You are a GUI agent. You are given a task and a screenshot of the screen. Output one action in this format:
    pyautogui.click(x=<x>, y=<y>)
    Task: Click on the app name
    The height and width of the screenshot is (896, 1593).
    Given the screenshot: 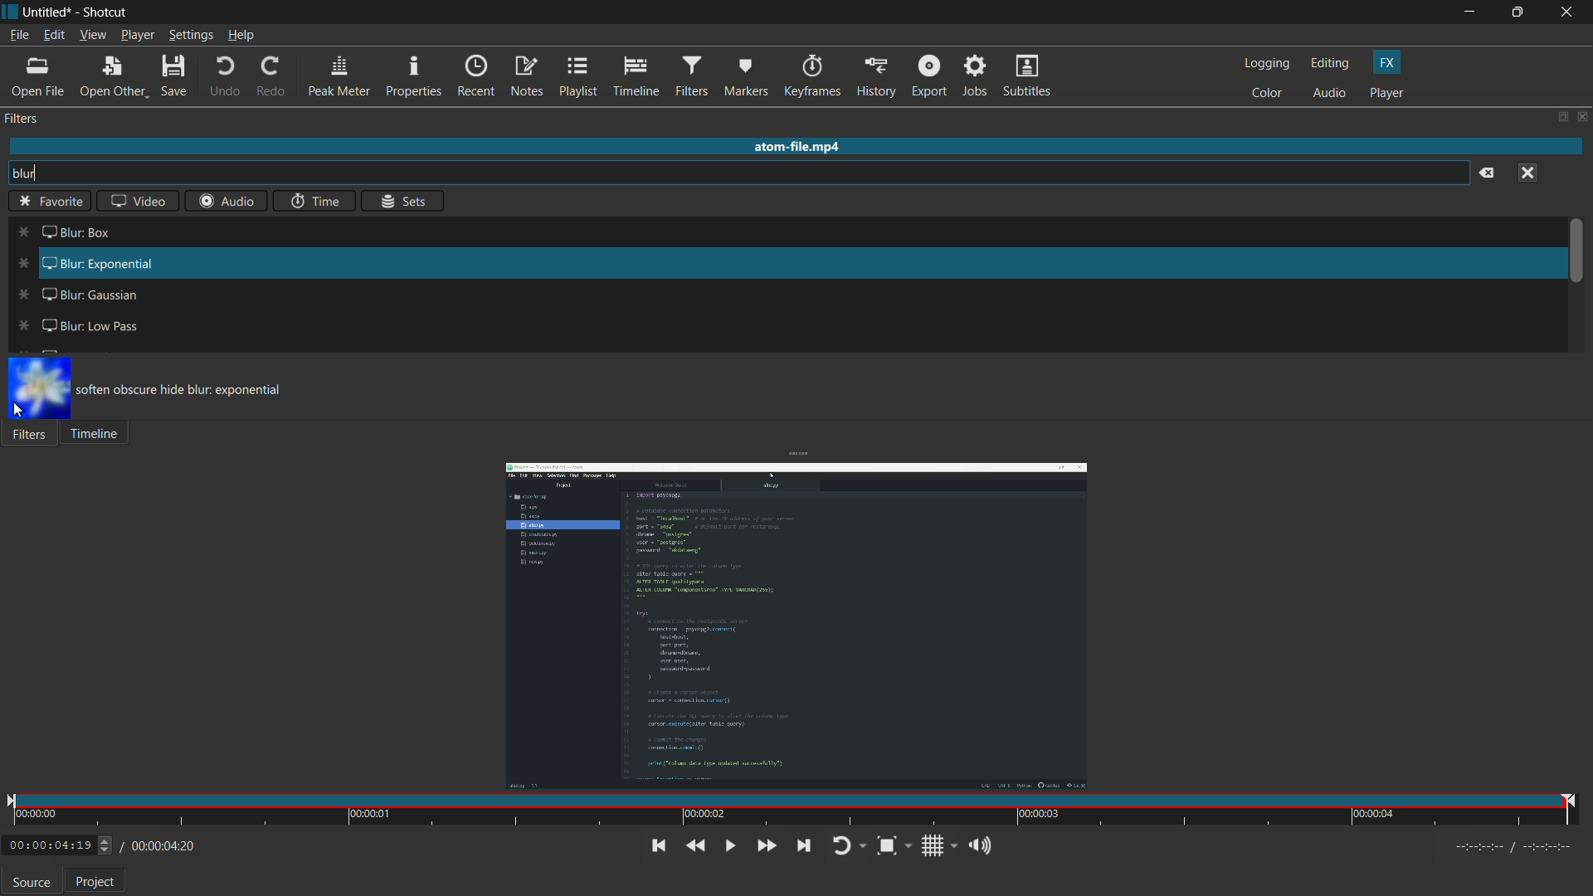 What is the action you would take?
    pyautogui.click(x=103, y=14)
    